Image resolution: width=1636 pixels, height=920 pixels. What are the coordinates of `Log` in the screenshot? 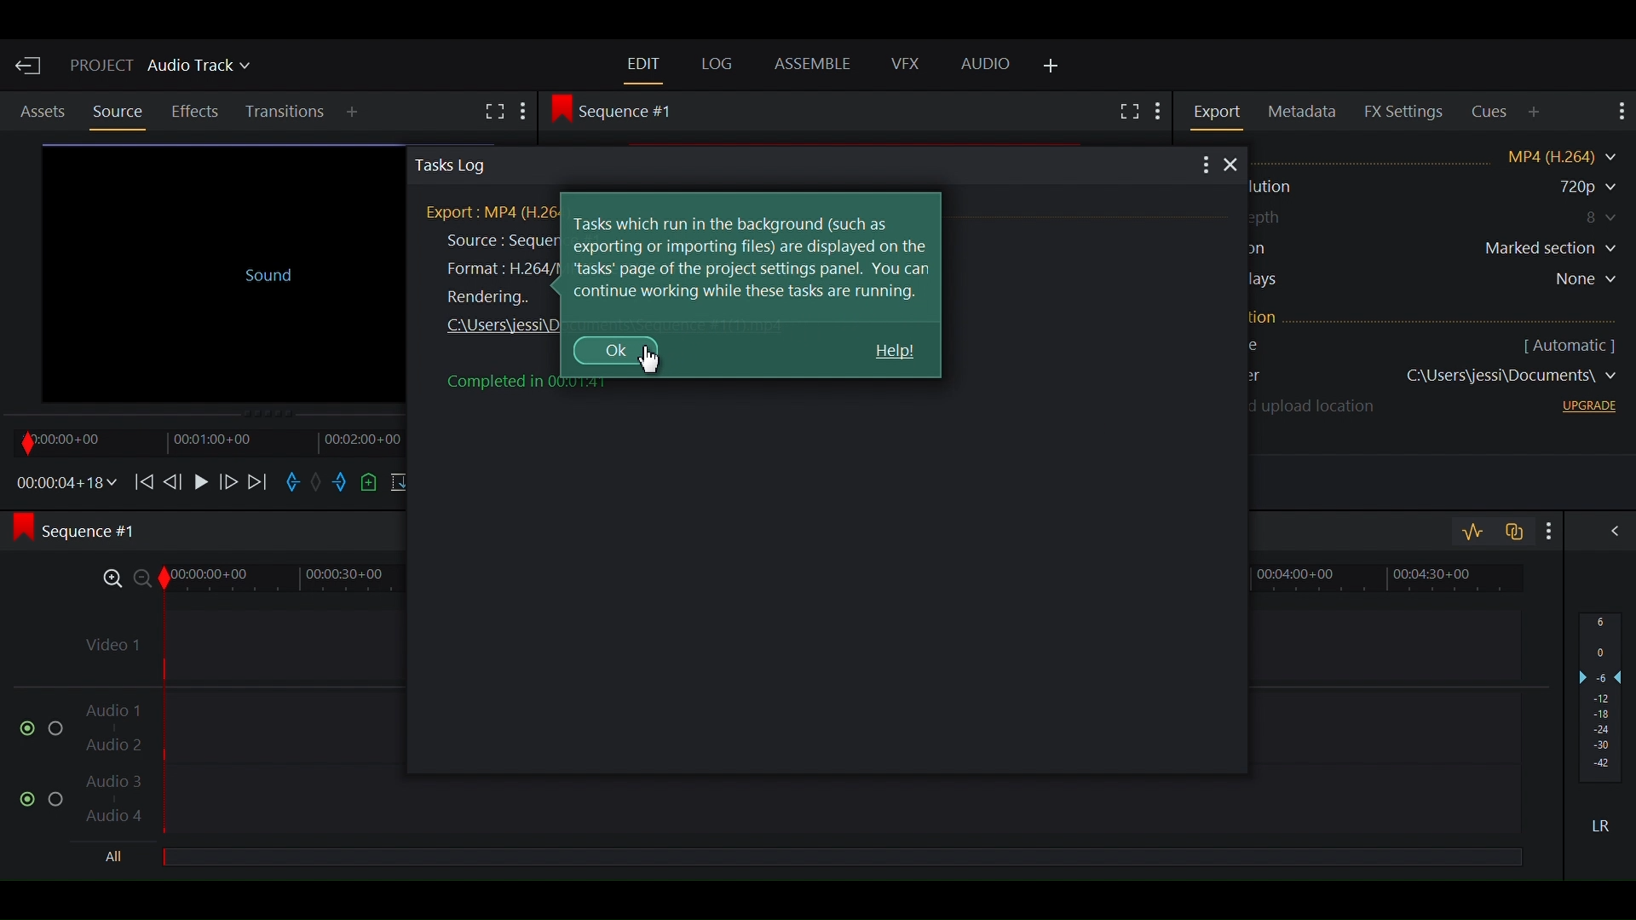 It's located at (718, 64).